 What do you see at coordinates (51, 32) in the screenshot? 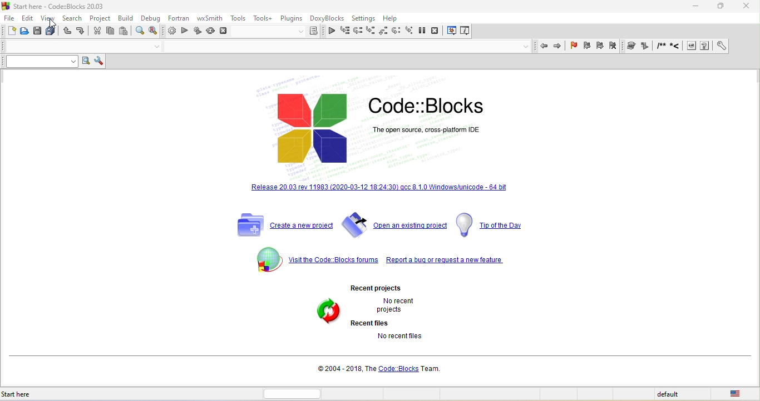
I see `save everything` at bounding box center [51, 32].